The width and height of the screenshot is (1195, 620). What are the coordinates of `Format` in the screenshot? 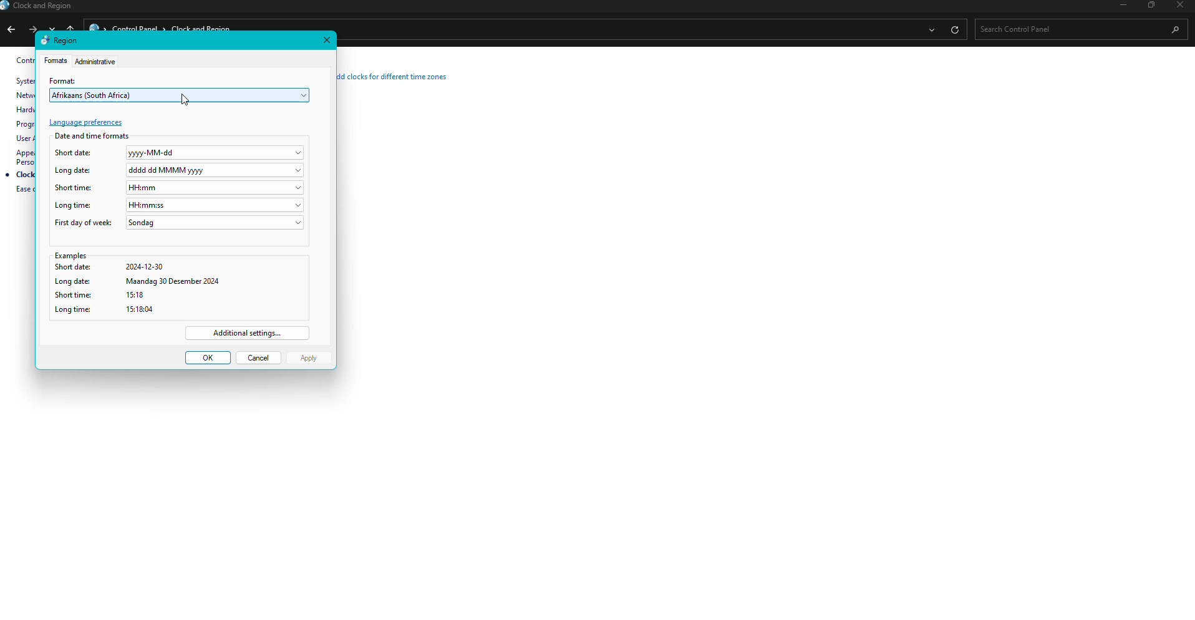 It's located at (56, 61).